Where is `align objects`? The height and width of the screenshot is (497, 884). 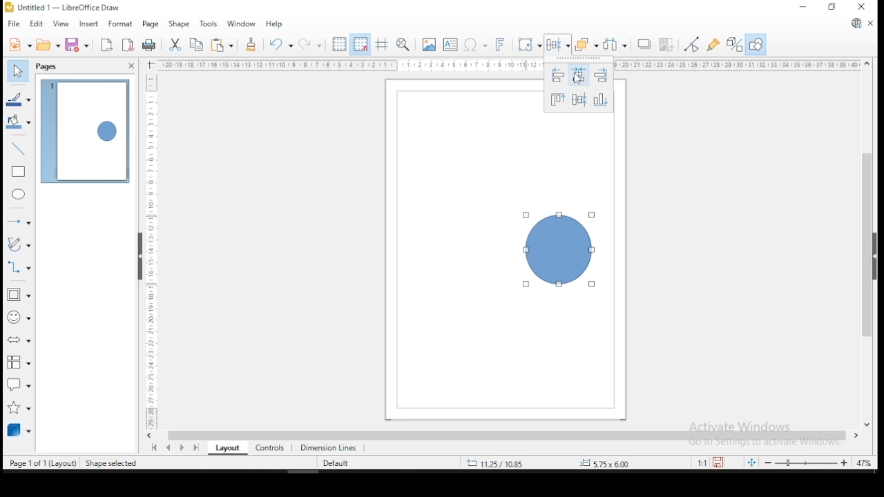
align objects is located at coordinates (557, 45).